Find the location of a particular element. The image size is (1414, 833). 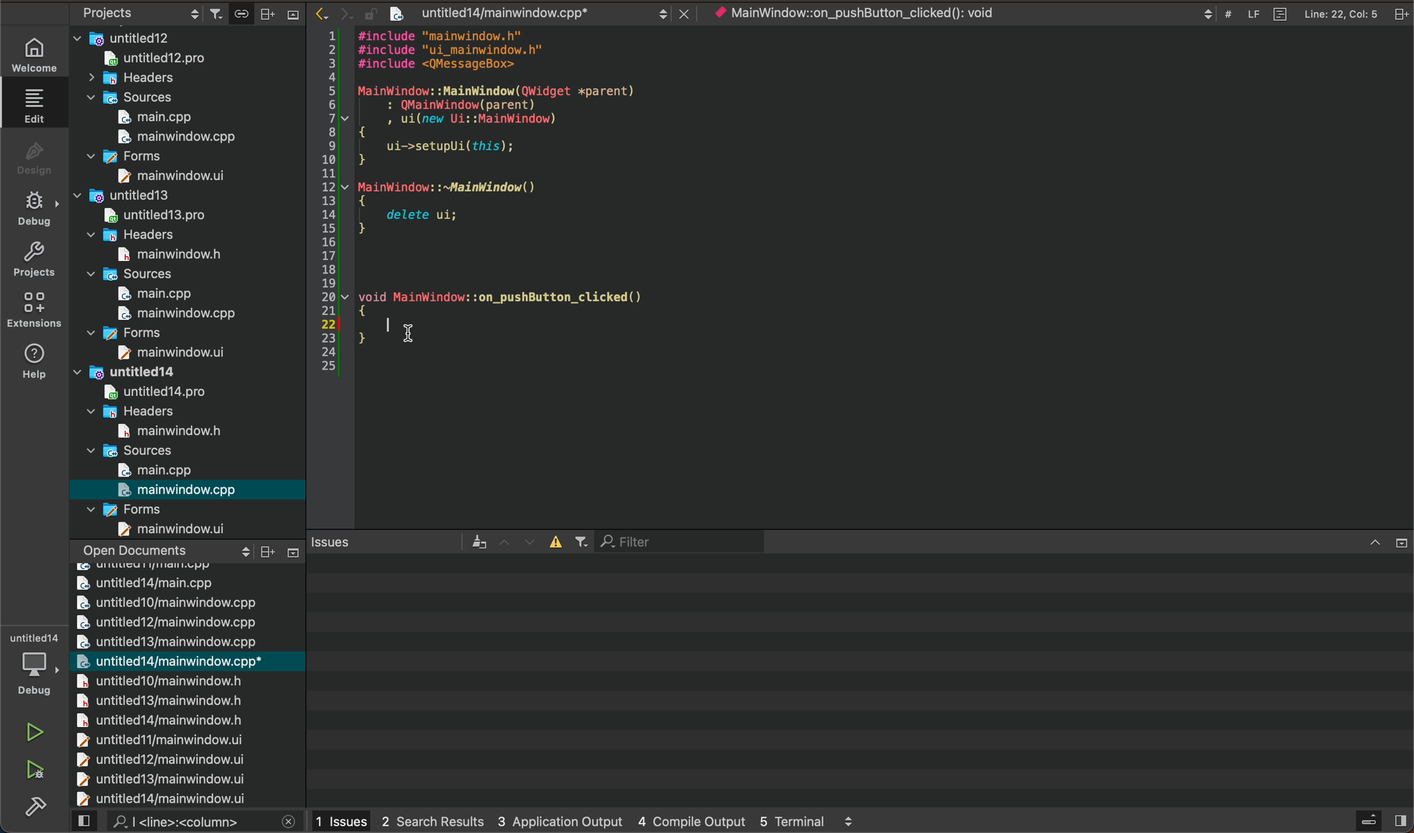

sources is located at coordinates (137, 450).